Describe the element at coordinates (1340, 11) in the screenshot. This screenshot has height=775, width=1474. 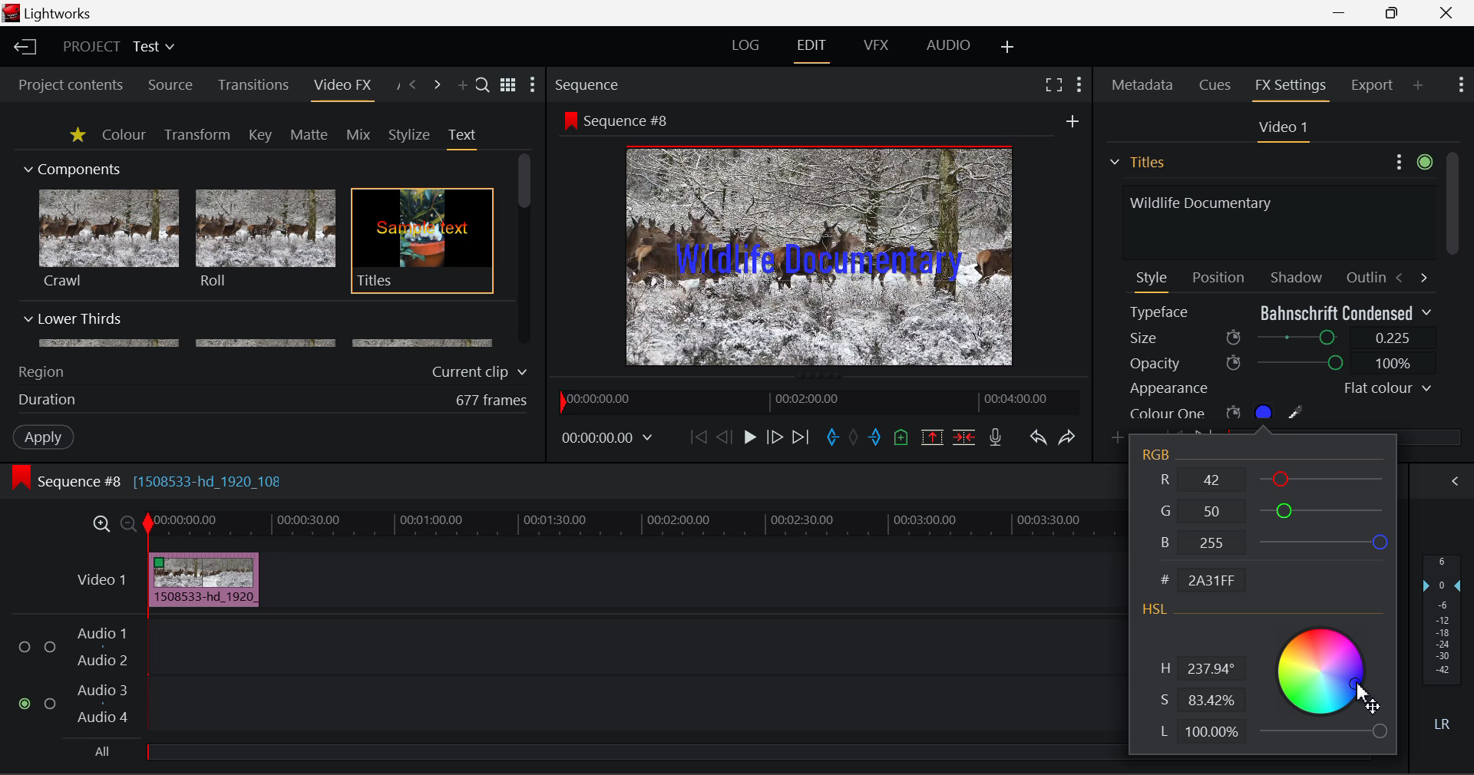
I see `Restore Down` at that location.